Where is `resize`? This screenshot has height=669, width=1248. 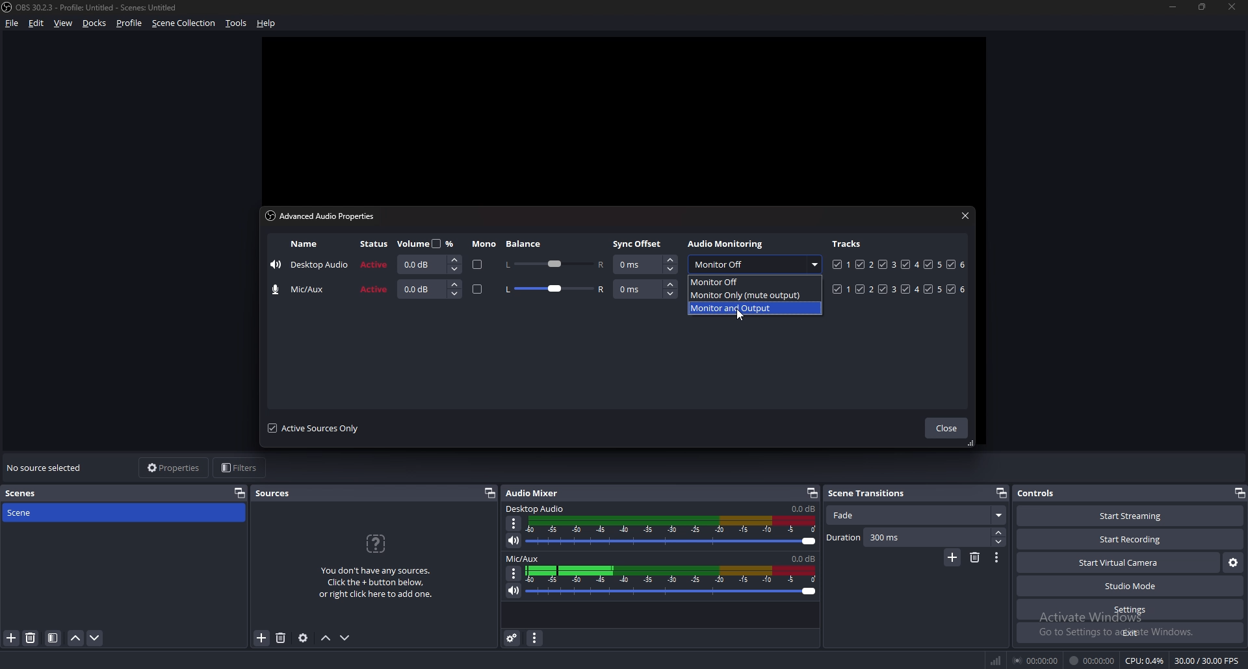 resize is located at coordinates (1204, 8).